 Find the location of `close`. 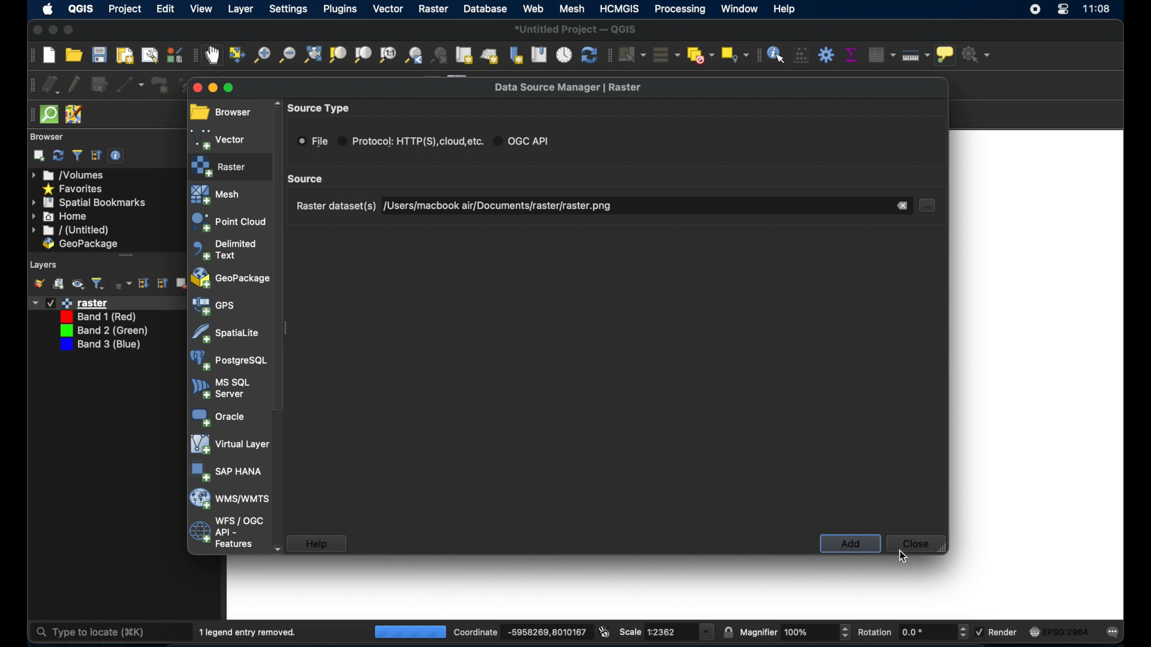

close is located at coordinates (35, 31).